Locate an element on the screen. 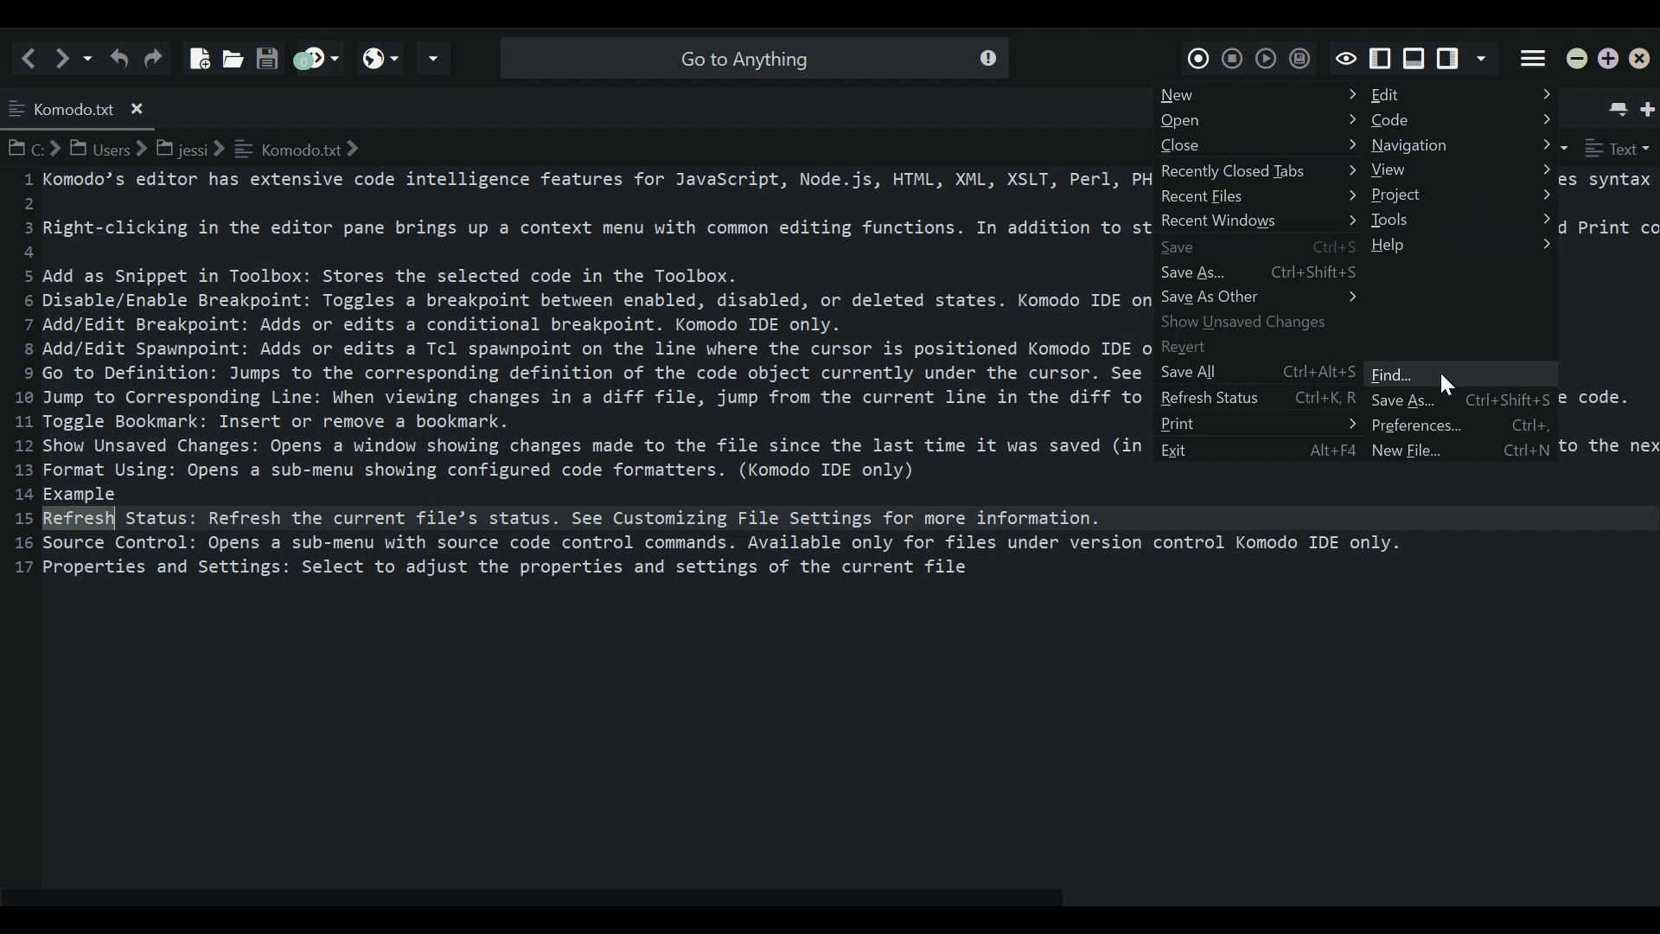 Image resolution: width=1660 pixels, height=934 pixels. Undo is located at coordinates (118, 57).